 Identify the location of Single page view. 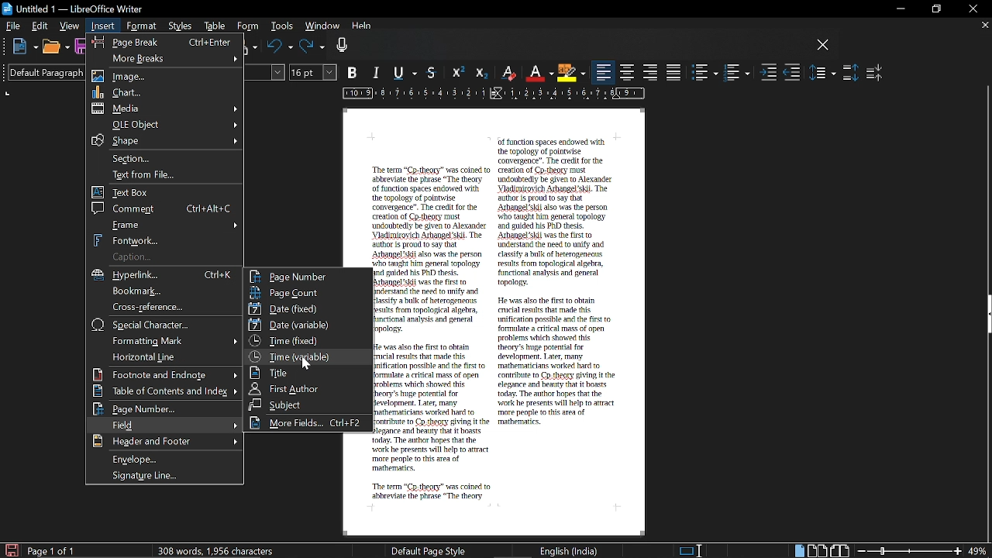
(798, 551).